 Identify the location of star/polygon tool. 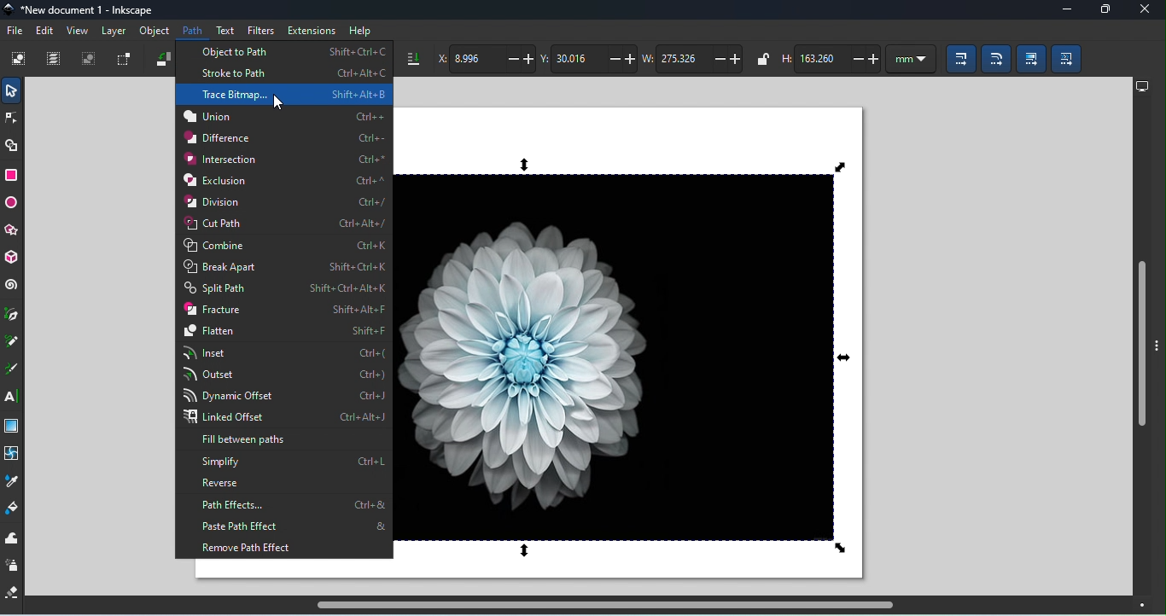
(11, 232).